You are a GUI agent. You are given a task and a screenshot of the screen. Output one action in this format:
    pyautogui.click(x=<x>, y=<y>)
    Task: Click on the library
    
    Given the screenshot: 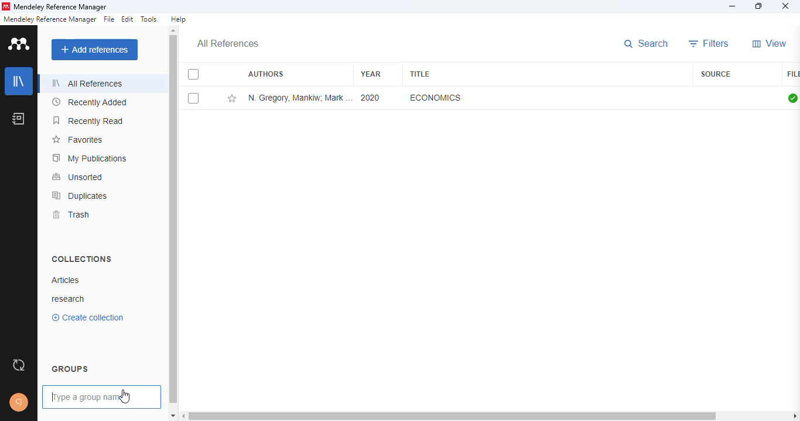 What is the action you would take?
    pyautogui.click(x=19, y=81)
    